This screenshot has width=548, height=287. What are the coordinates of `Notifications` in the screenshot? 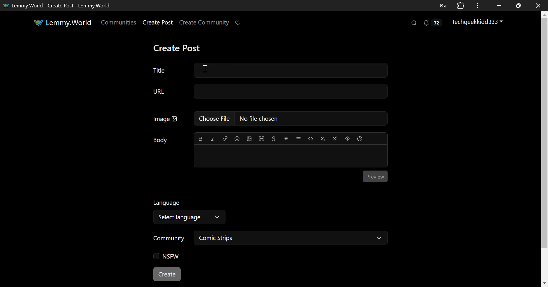 It's located at (432, 24).